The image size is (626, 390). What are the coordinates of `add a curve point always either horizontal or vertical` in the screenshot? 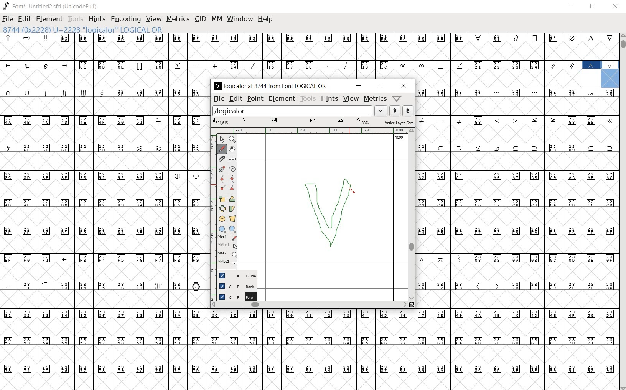 It's located at (221, 179).